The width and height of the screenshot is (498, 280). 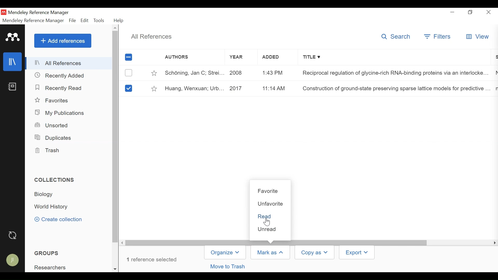 I want to click on Toggle Favorites, so click(x=154, y=89).